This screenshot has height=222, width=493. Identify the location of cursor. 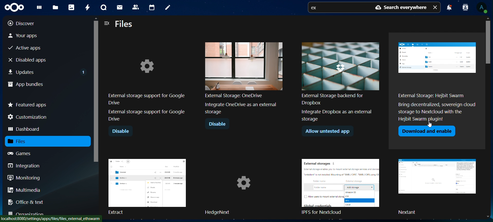
(432, 125).